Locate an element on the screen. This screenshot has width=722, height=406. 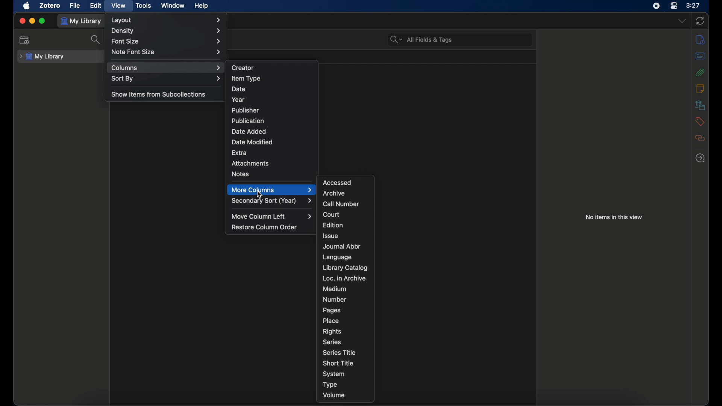
secondary sort is located at coordinates (272, 201).